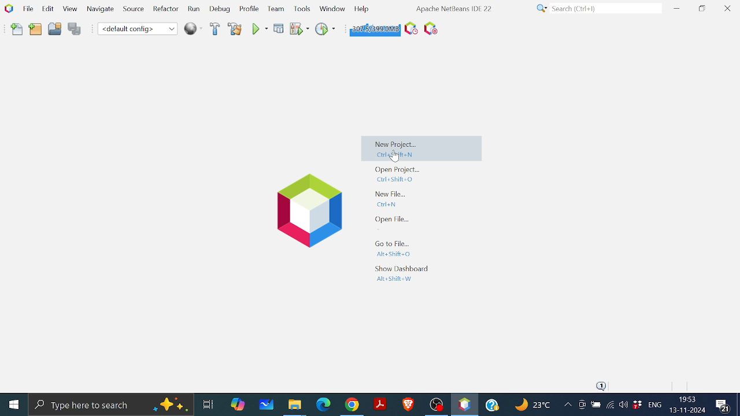  Describe the element at coordinates (702, 8) in the screenshot. I see `Restore down` at that location.